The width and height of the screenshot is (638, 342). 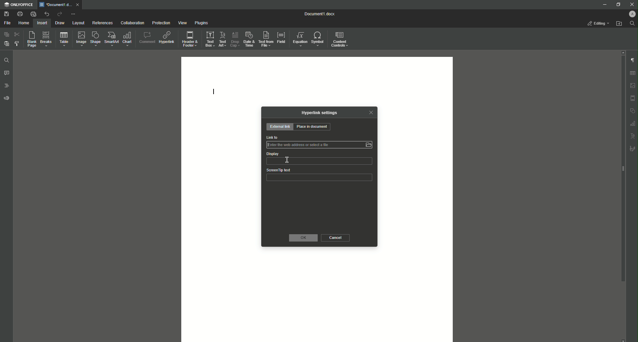 I want to click on Display, so click(x=272, y=154).